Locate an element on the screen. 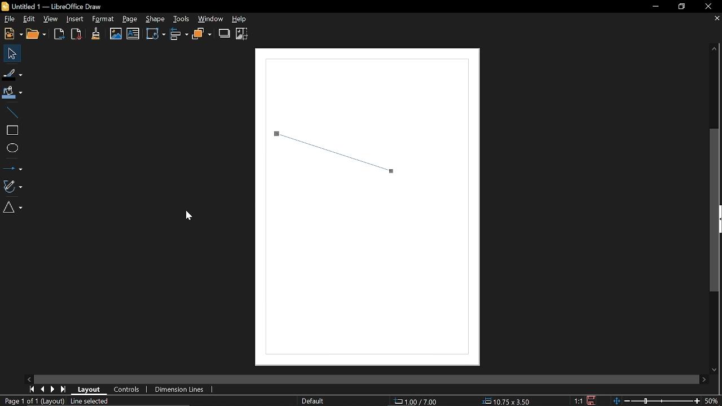 This screenshot has width=722, height=406. First page is located at coordinates (32, 389).